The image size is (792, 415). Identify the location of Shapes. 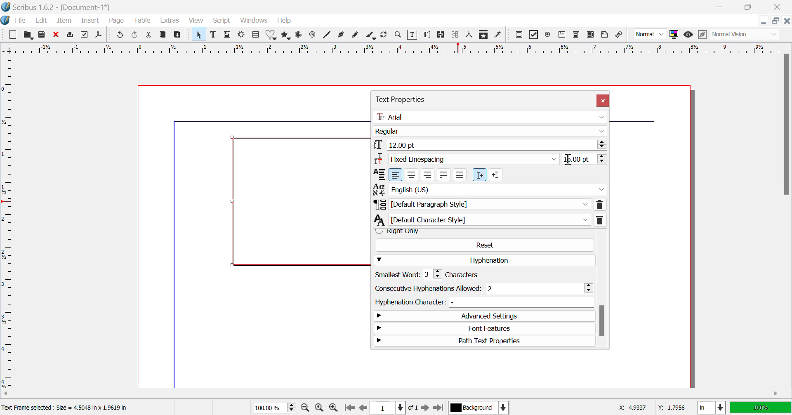
(272, 36).